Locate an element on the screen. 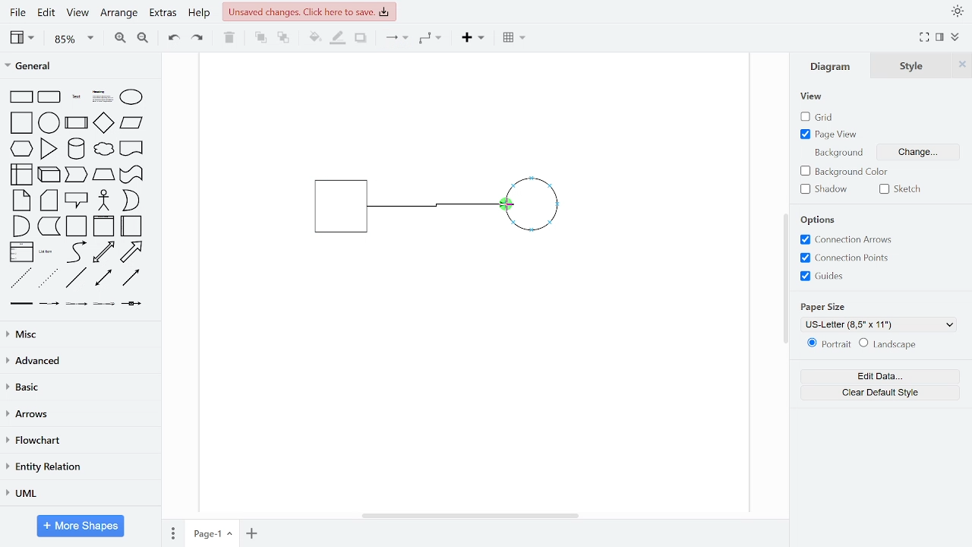 The image size is (972, 547). add page is located at coordinates (252, 533).